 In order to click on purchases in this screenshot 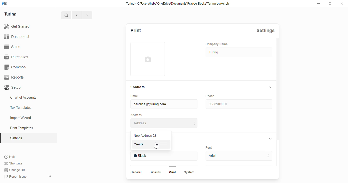, I will do `click(16, 57)`.